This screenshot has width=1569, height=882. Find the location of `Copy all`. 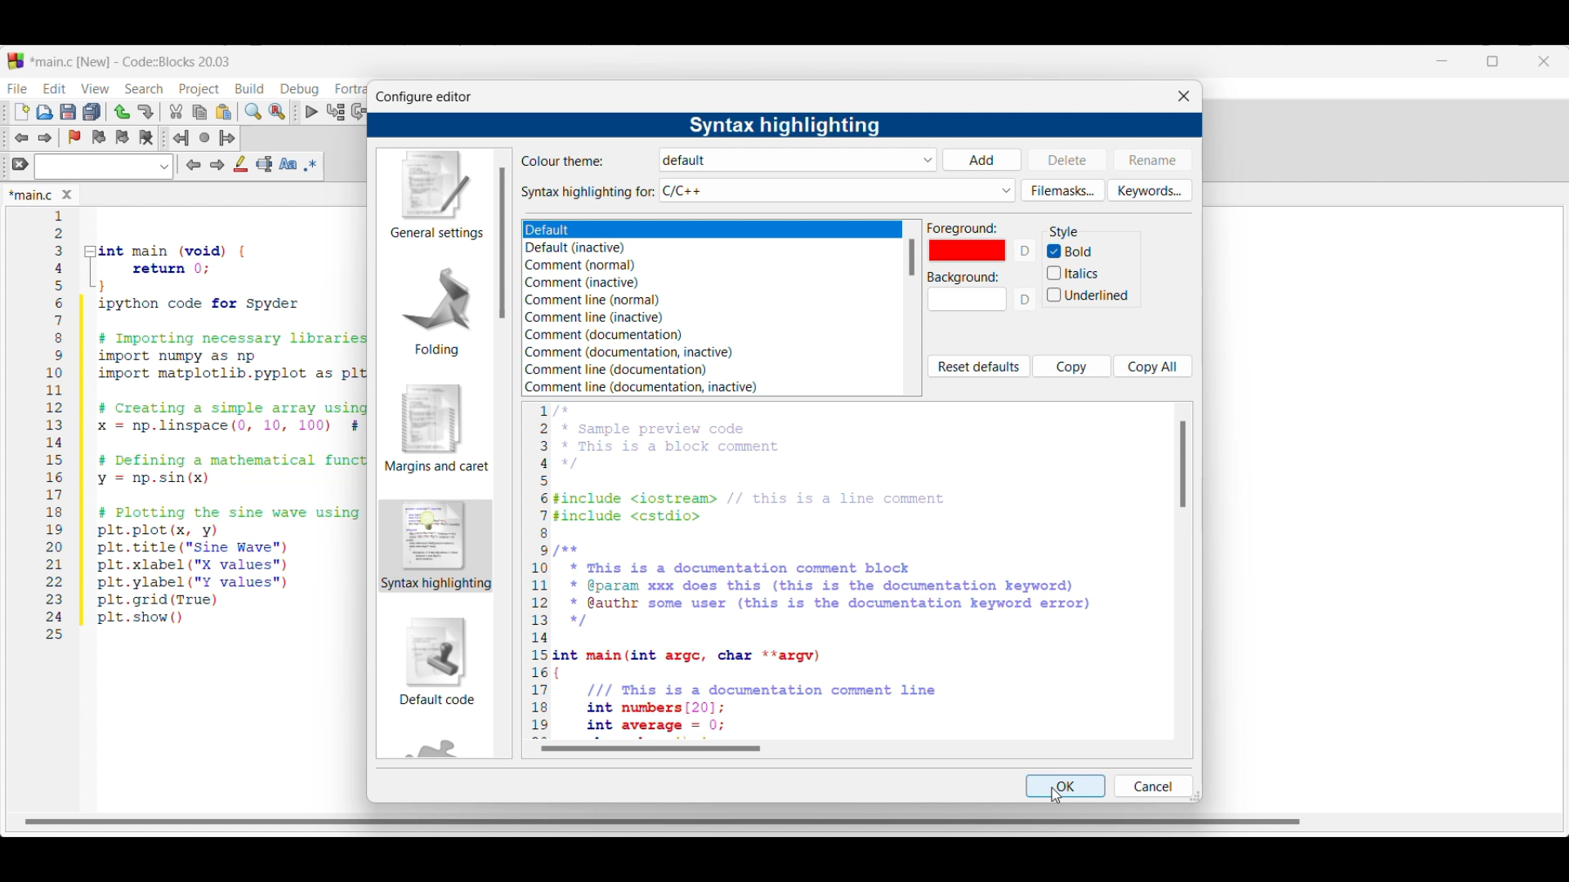

Copy all is located at coordinates (1153, 366).